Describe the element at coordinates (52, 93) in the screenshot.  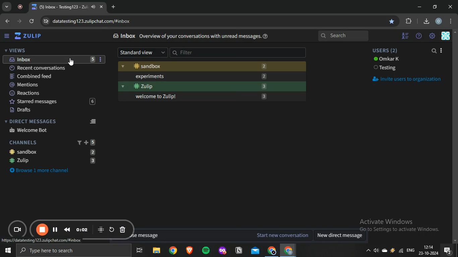
I see `reactions` at that location.